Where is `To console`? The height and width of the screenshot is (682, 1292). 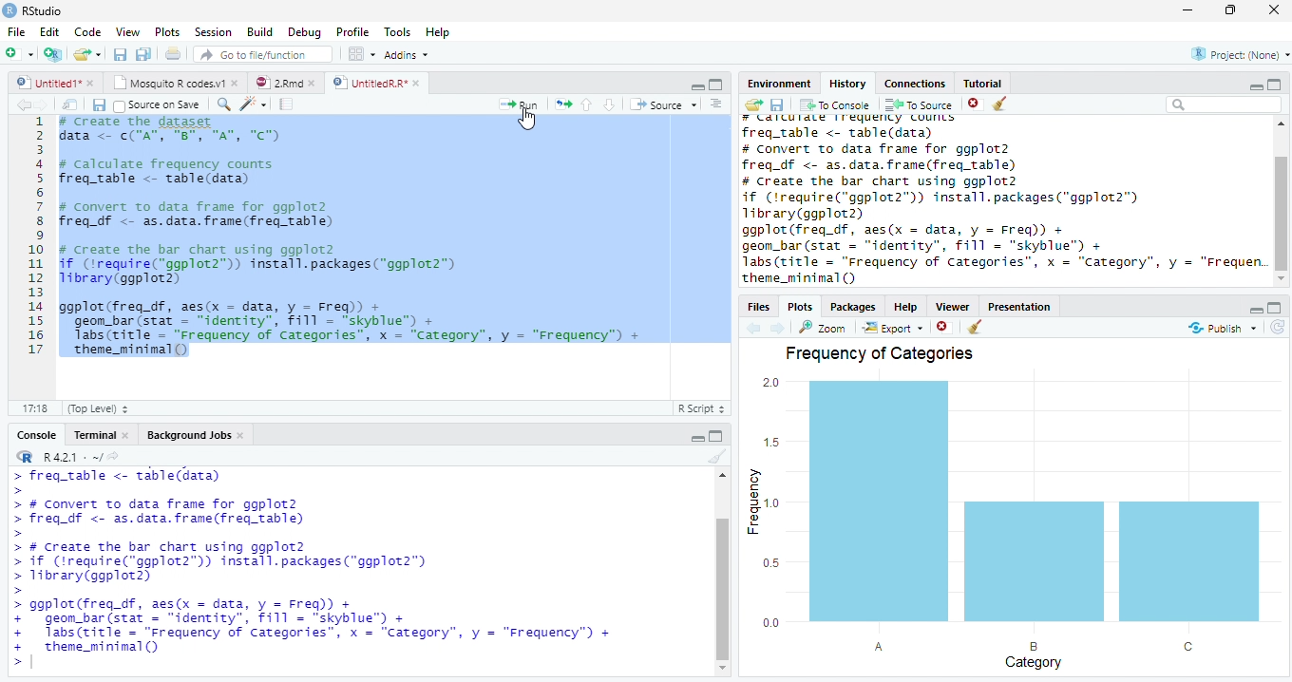 To console is located at coordinates (835, 105).